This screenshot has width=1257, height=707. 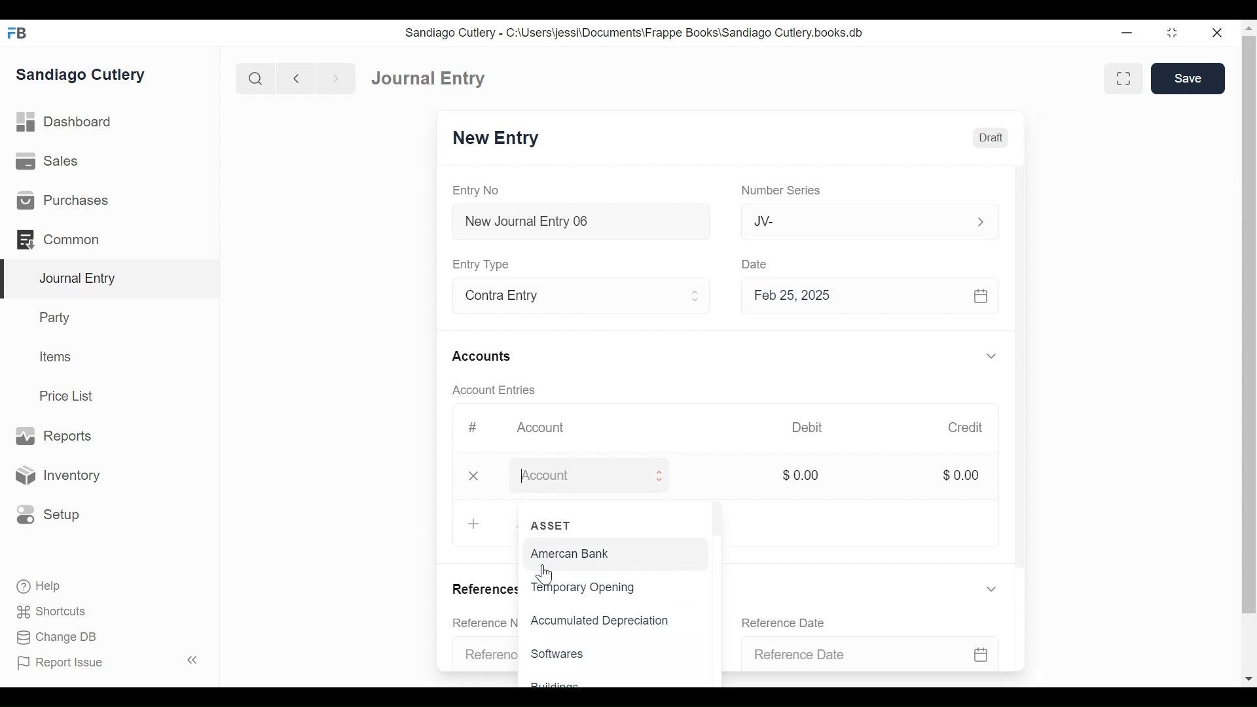 What do you see at coordinates (18, 33) in the screenshot?
I see `Frappe Books Desktop icon` at bounding box center [18, 33].